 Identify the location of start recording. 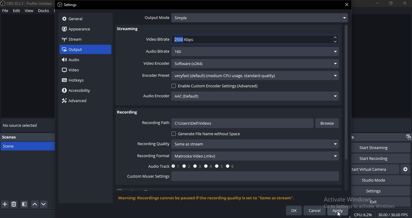
(380, 158).